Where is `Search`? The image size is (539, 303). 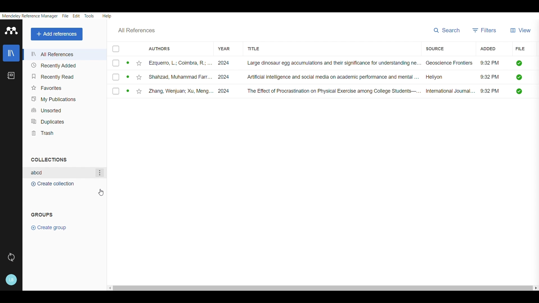
Search is located at coordinates (447, 30).